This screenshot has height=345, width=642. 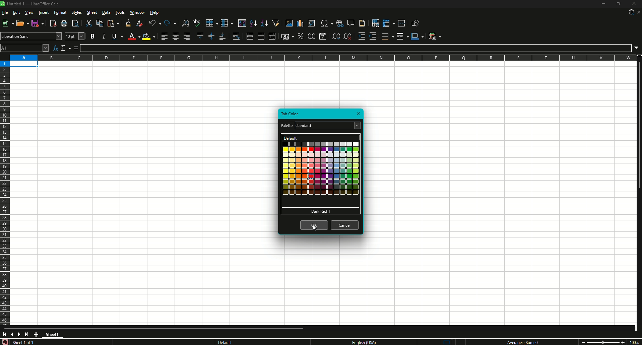 I want to click on Text, so click(x=287, y=126).